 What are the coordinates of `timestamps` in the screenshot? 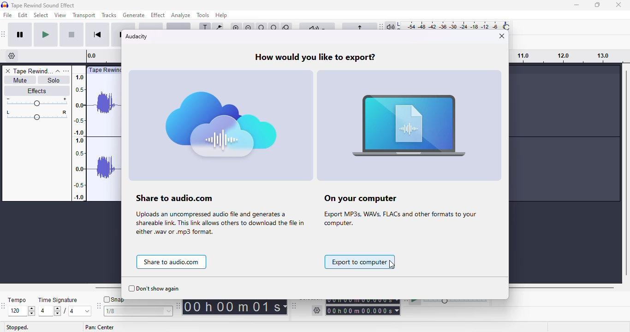 It's located at (562, 56).